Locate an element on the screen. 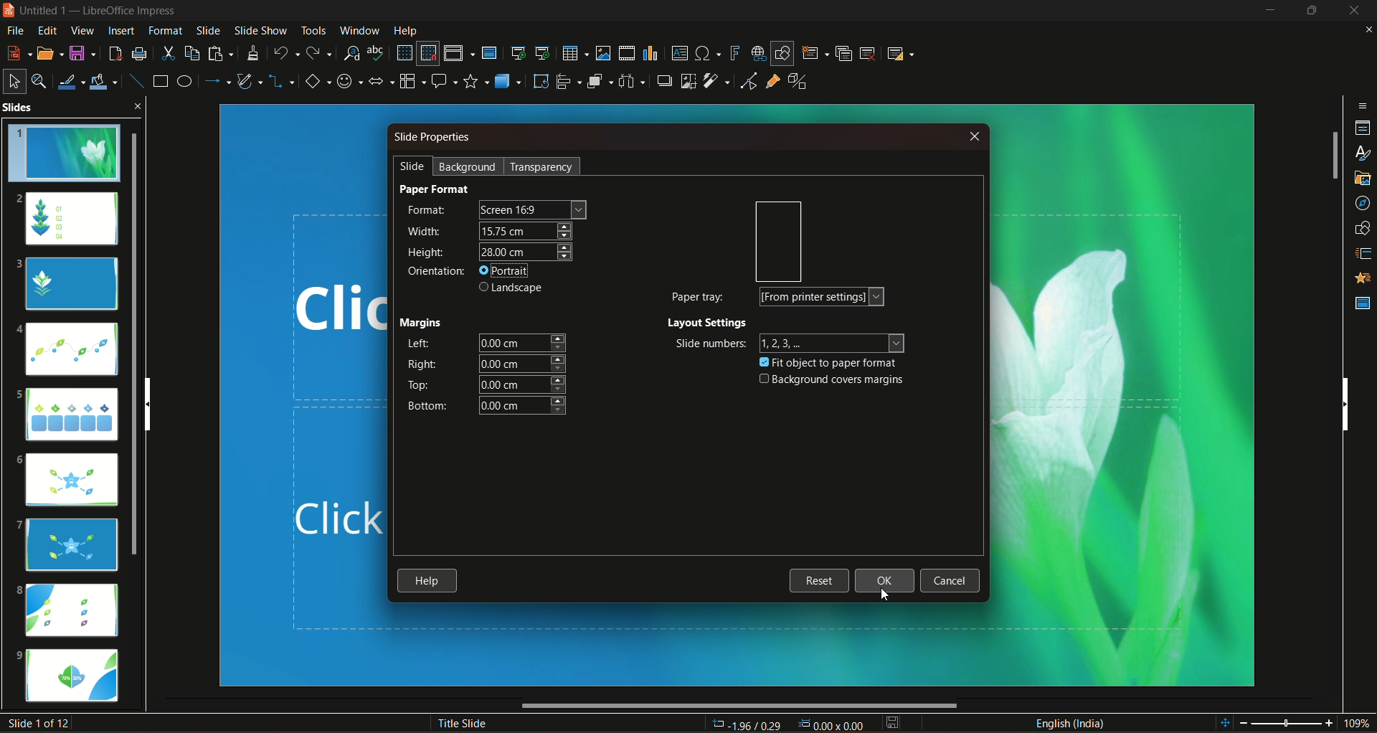  logo and title is located at coordinates (93, 13).